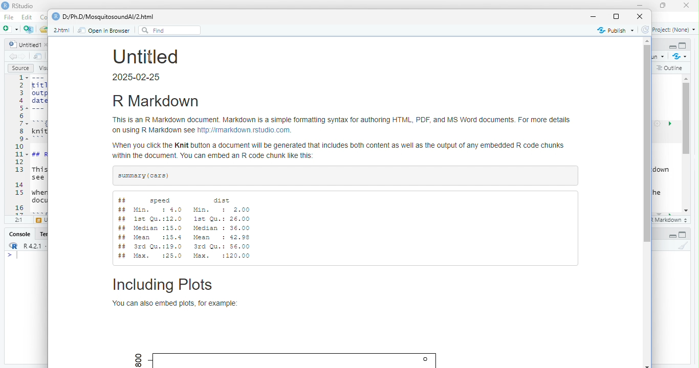 Image resolution: width=699 pixels, height=368 pixels. What do you see at coordinates (13, 57) in the screenshot?
I see `backward` at bounding box center [13, 57].